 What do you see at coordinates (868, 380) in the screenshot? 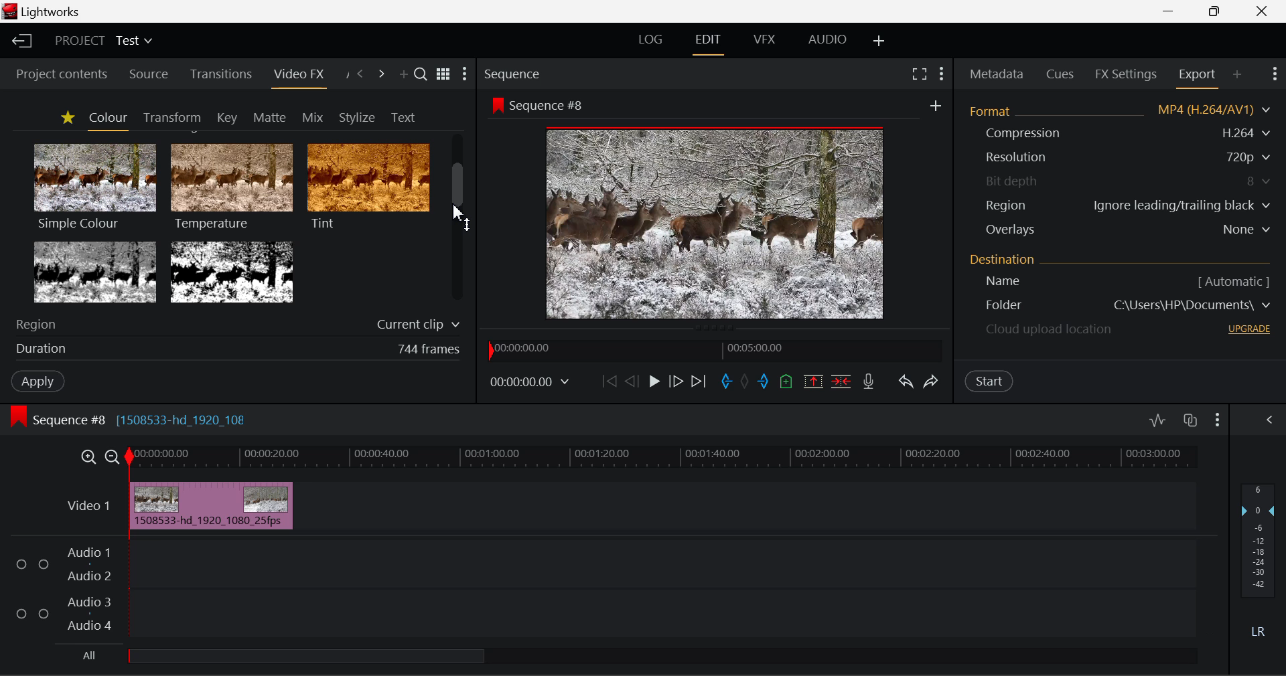
I see `Record Voiceover` at bounding box center [868, 380].